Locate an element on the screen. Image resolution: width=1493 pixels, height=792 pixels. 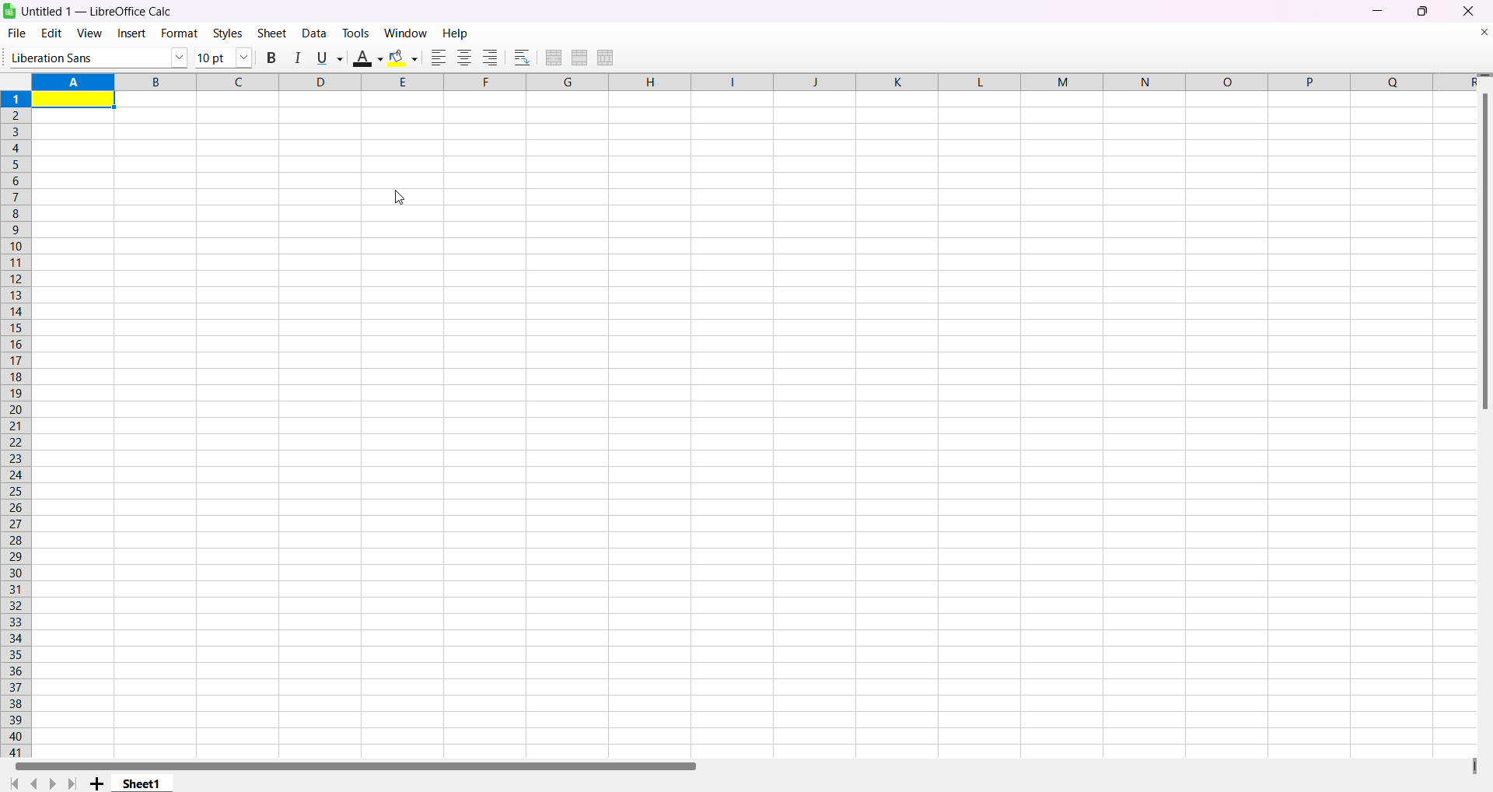
right aligned is located at coordinates (489, 56).